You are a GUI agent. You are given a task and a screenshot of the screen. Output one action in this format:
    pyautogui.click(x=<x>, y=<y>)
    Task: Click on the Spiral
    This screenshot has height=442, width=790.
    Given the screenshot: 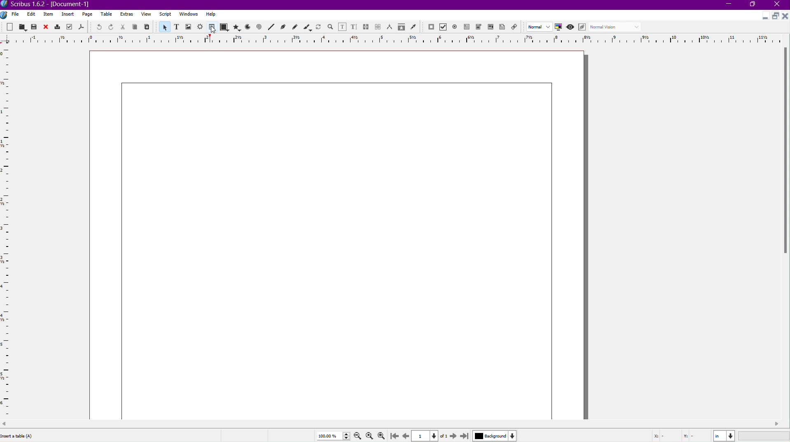 What is the action you would take?
    pyautogui.click(x=259, y=28)
    